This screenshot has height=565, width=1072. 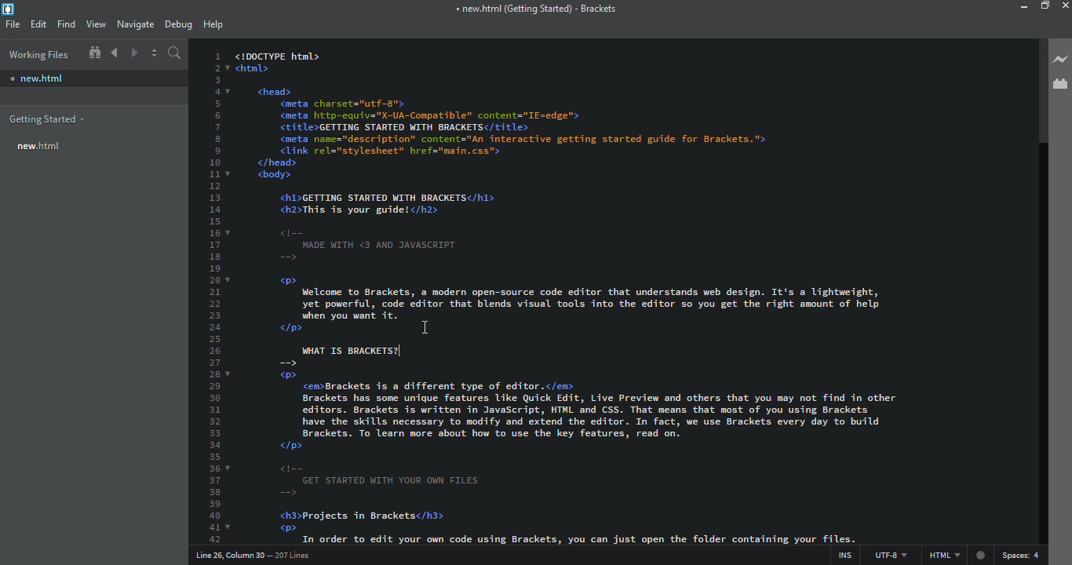 What do you see at coordinates (957, 556) in the screenshot?
I see `html` at bounding box center [957, 556].